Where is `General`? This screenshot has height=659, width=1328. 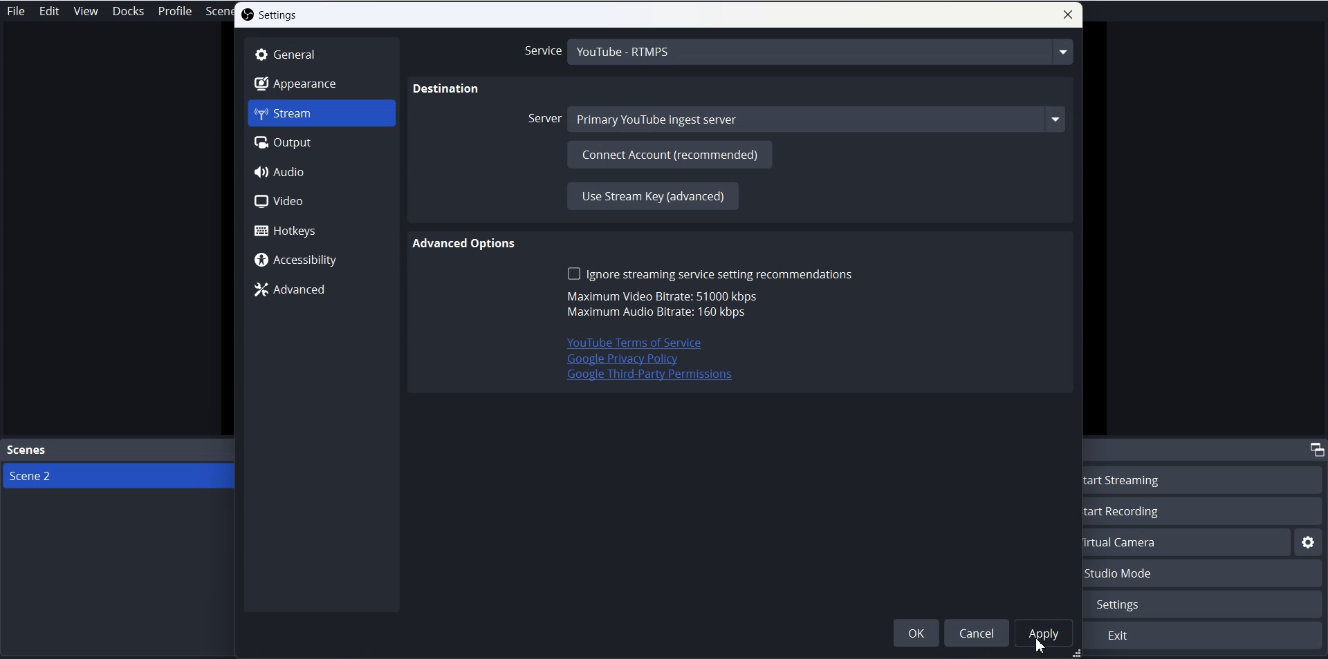 General is located at coordinates (322, 55).